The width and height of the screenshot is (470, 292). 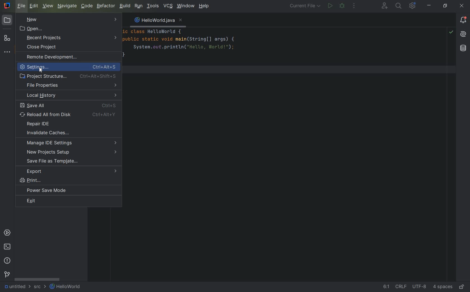 I want to click on FILE PROPERTIES, so click(x=71, y=85).